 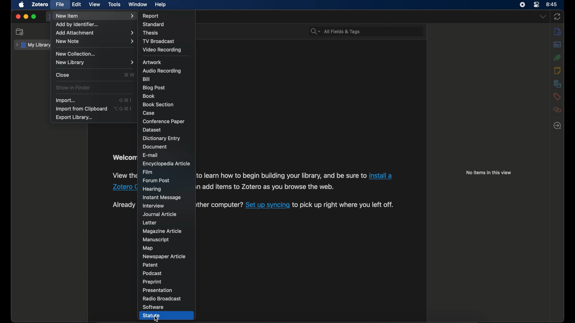 What do you see at coordinates (315, 32) in the screenshot?
I see `search dropdown` at bounding box center [315, 32].